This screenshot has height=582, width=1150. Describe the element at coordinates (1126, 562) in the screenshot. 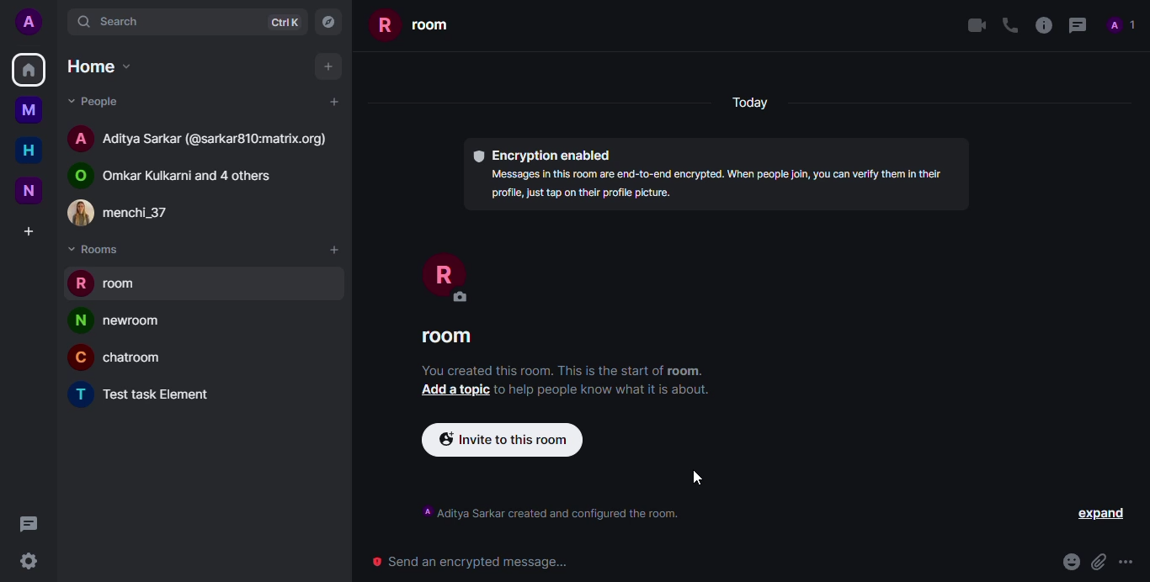

I see `more` at that location.